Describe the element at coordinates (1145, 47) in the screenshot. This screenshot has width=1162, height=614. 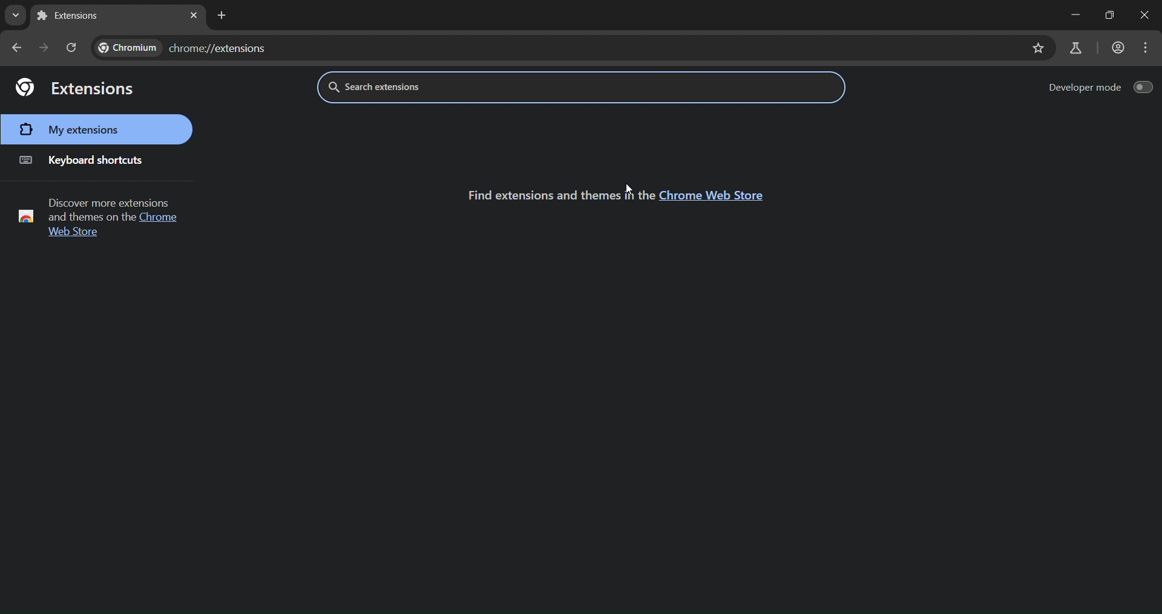
I see `menu` at that location.